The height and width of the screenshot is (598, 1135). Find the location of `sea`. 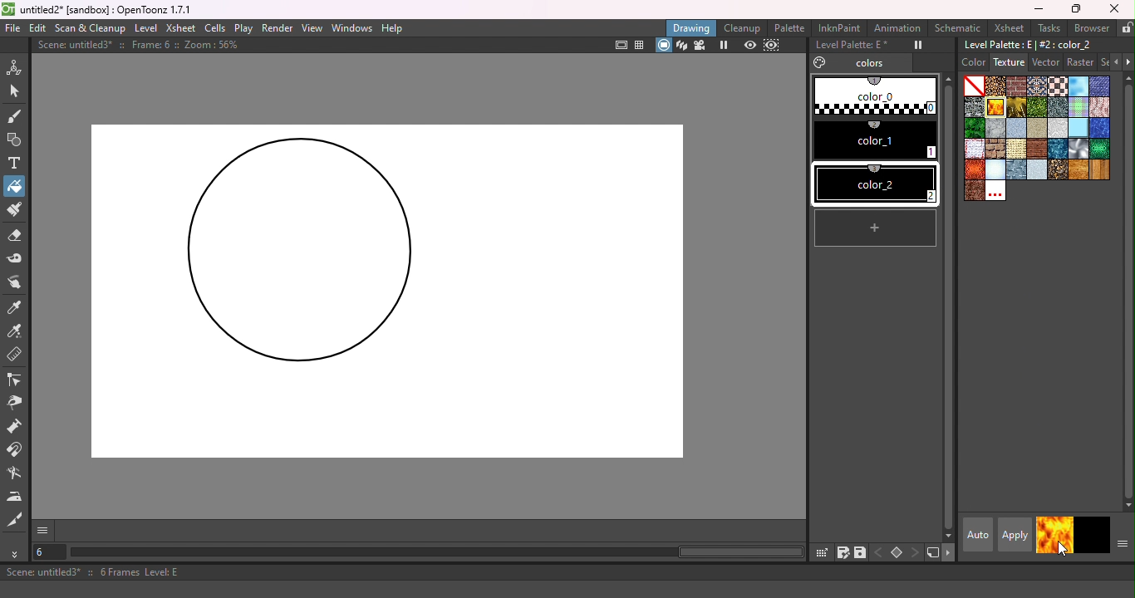

sea is located at coordinates (1058, 149).